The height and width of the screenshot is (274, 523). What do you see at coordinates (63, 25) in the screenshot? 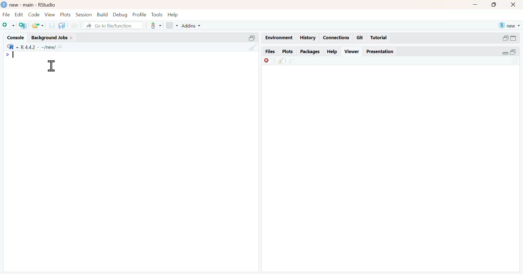
I see `save all open documents` at bounding box center [63, 25].